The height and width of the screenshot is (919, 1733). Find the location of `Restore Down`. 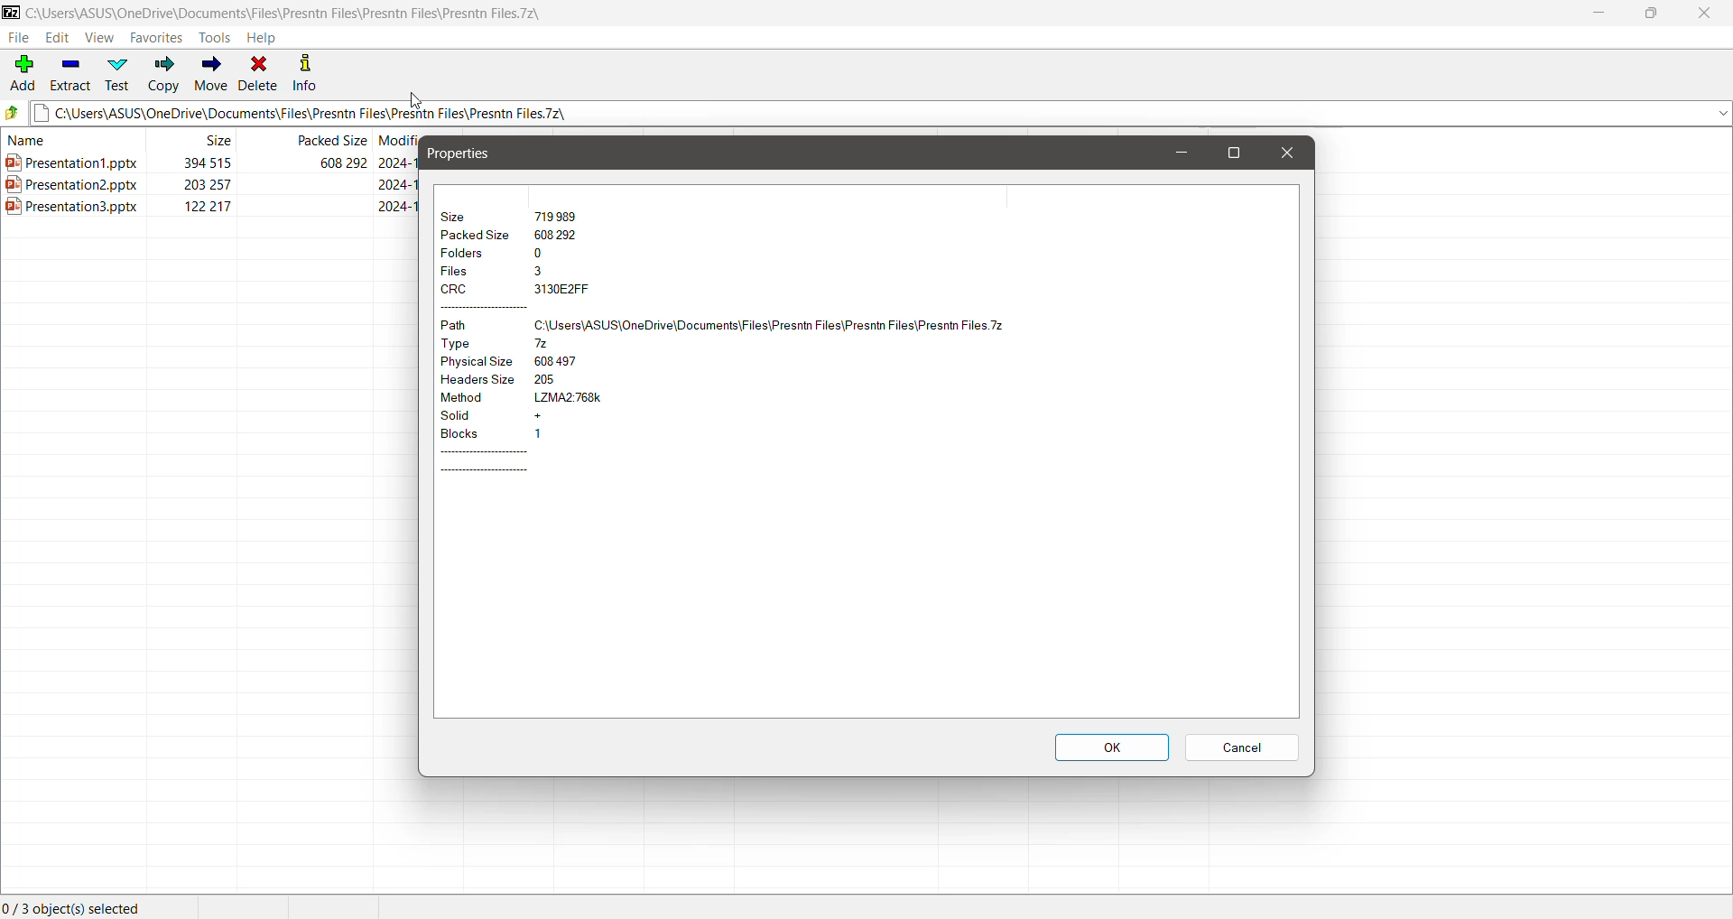

Restore Down is located at coordinates (1654, 14).